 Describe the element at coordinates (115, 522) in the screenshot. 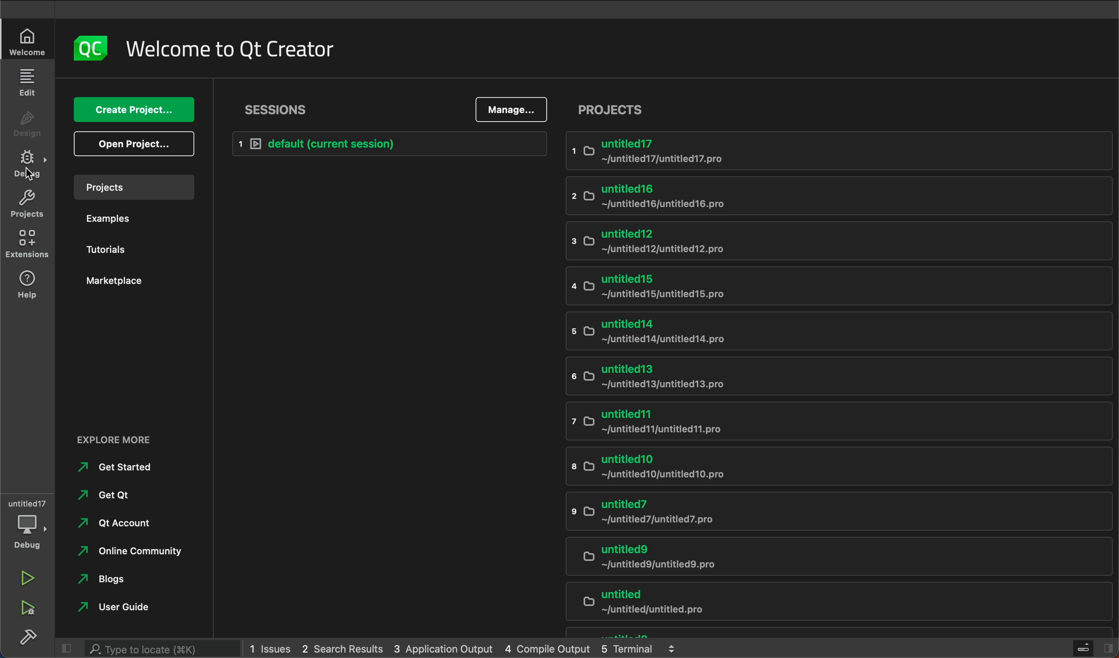

I see `Qt Account` at that location.